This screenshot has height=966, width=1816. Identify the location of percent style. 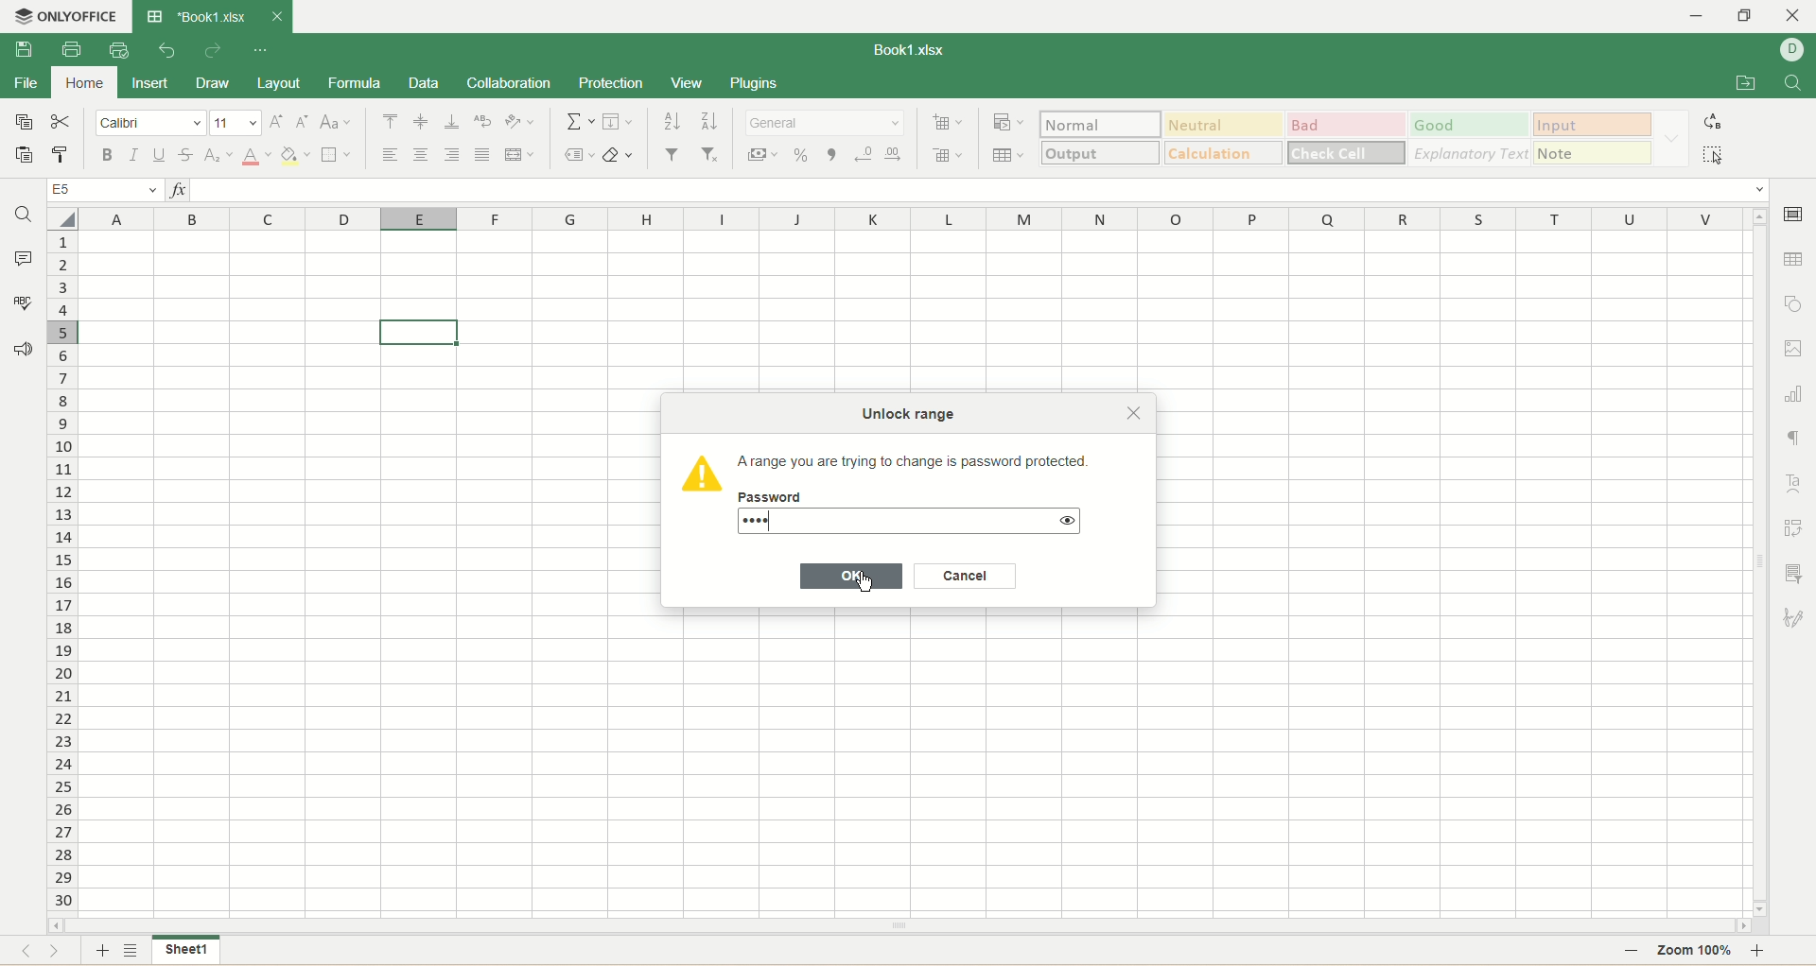
(802, 155).